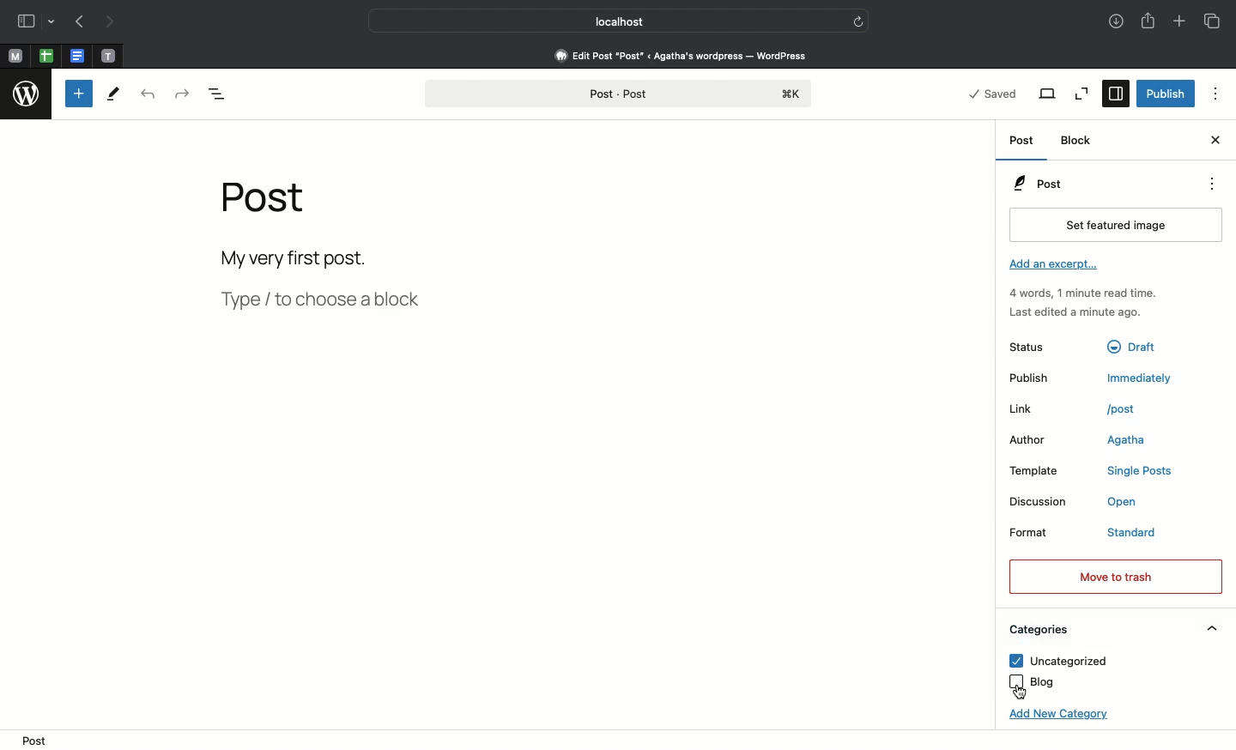  I want to click on Publish, so click(1041, 378).